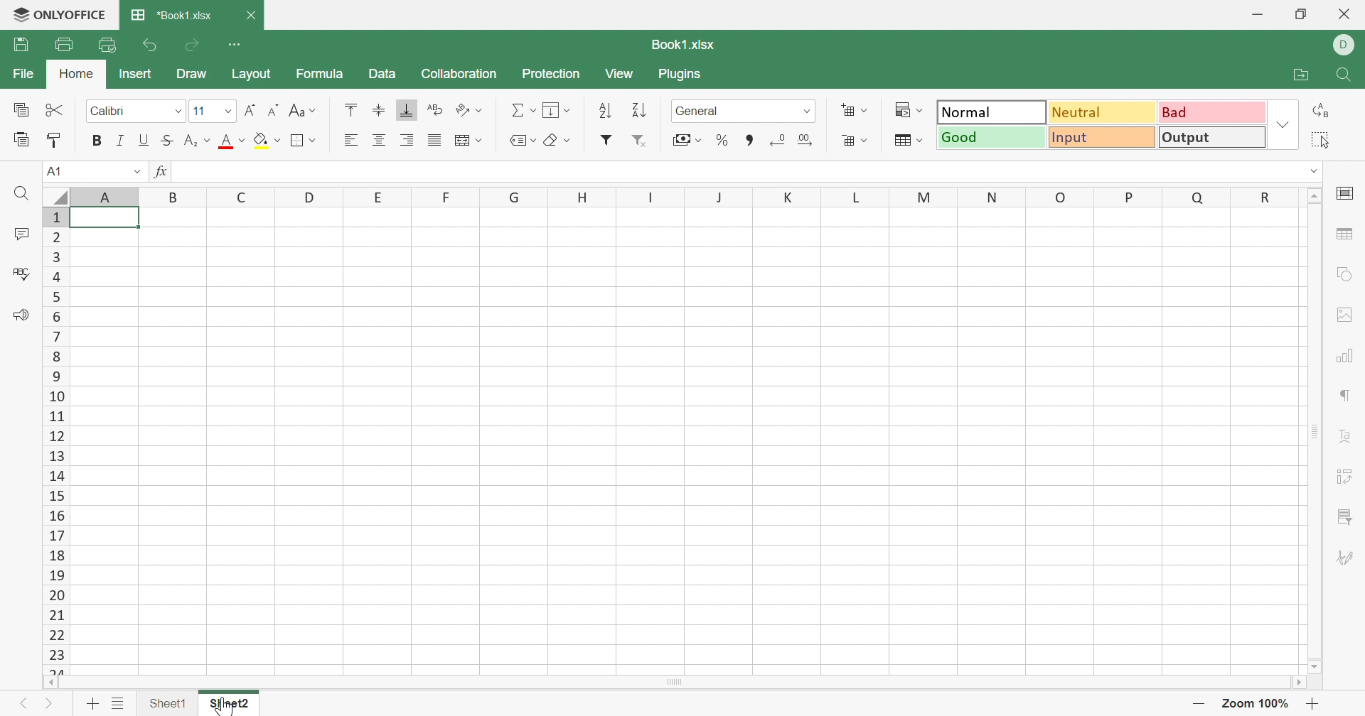  I want to click on Drop Down, so click(869, 140).